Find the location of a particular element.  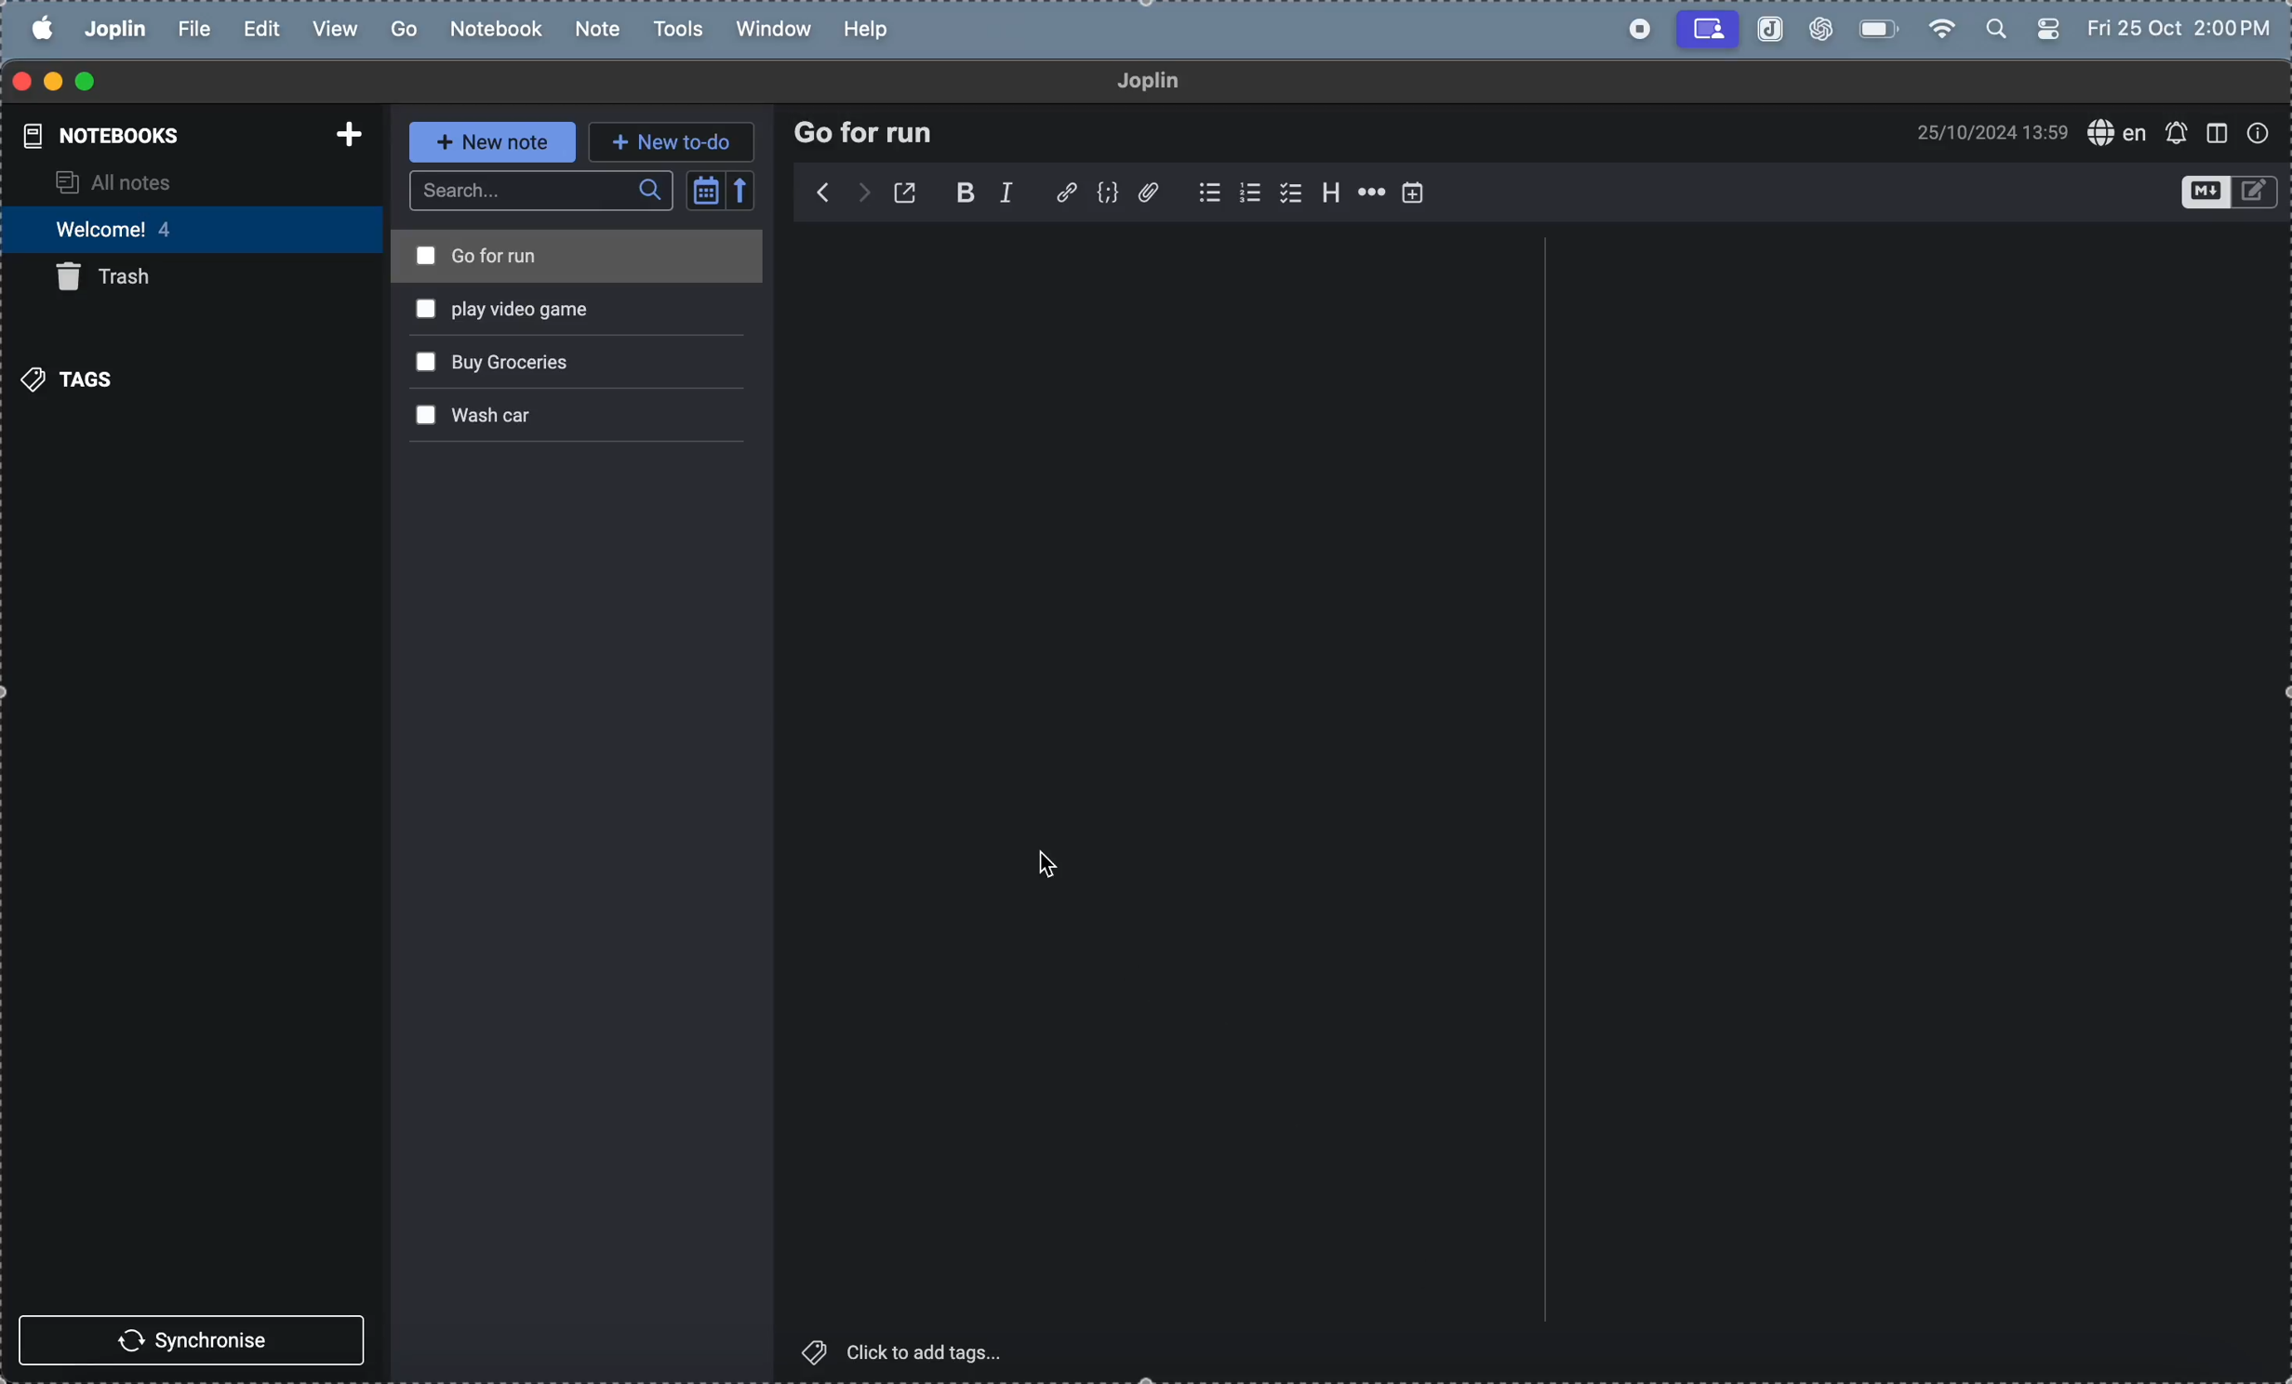

bold  is located at coordinates (966, 193).